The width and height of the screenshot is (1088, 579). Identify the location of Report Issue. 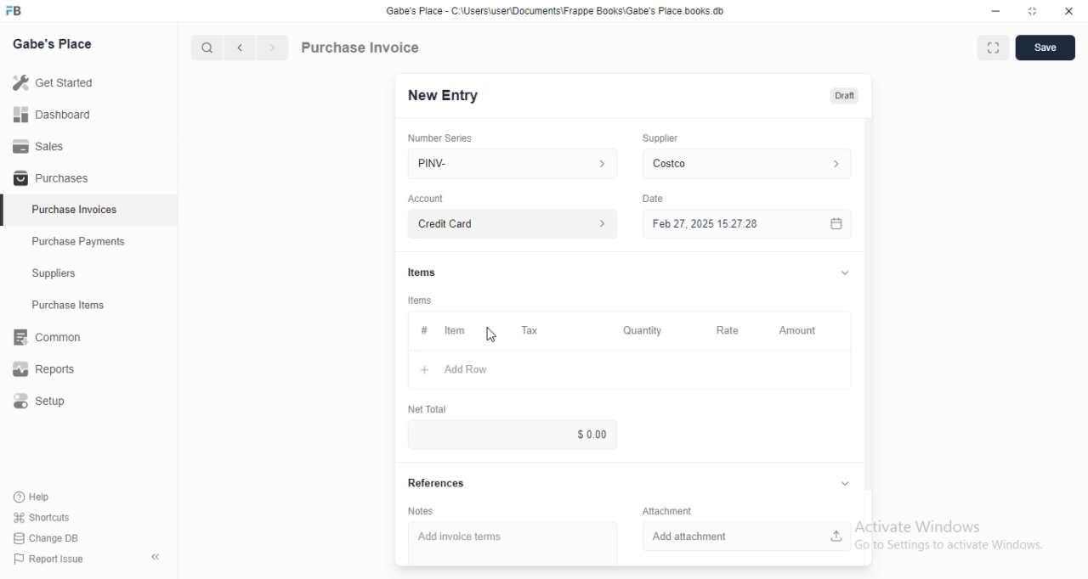
(49, 559).